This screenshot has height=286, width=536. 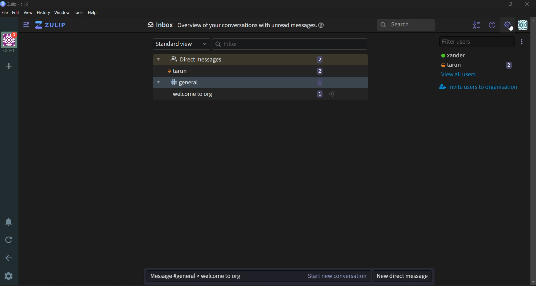 I want to click on enable do not disturb, so click(x=8, y=221).